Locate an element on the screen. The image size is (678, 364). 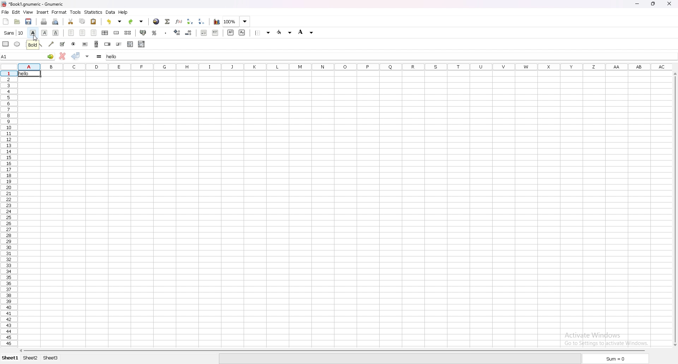
new is located at coordinates (6, 21).